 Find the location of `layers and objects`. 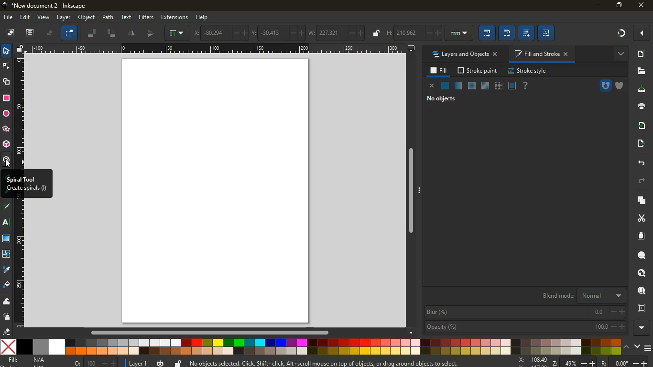

layers and objects is located at coordinates (464, 54).